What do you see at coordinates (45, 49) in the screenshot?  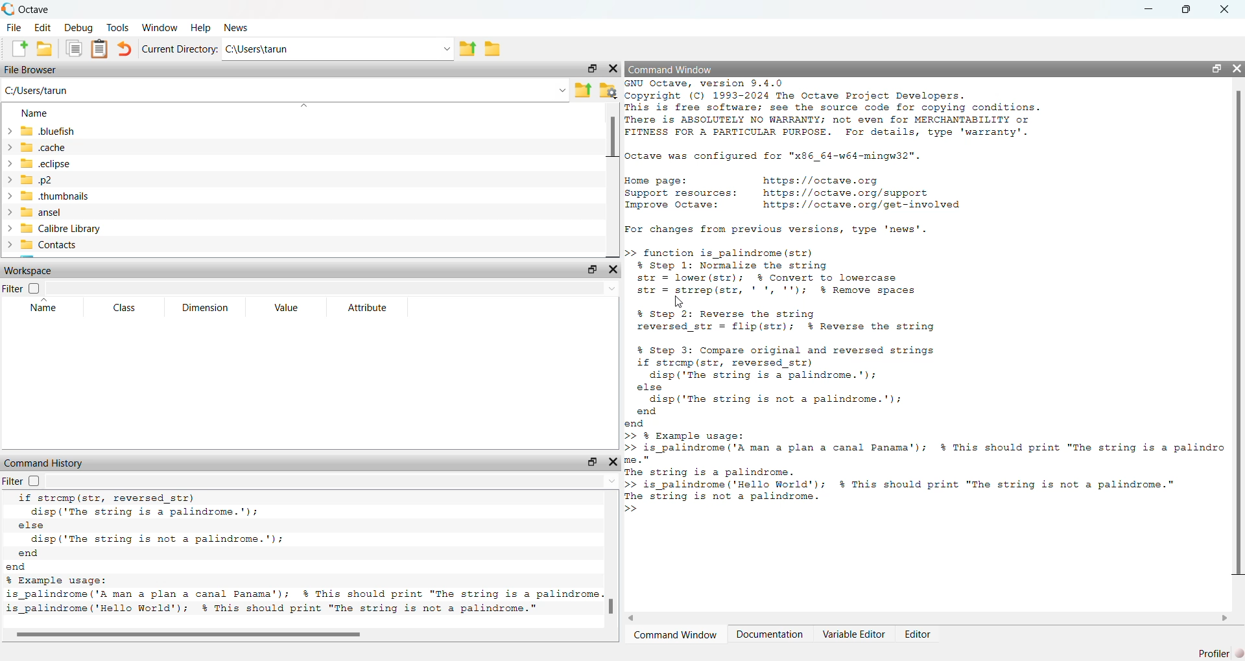 I see `open an existing file in editor` at bounding box center [45, 49].